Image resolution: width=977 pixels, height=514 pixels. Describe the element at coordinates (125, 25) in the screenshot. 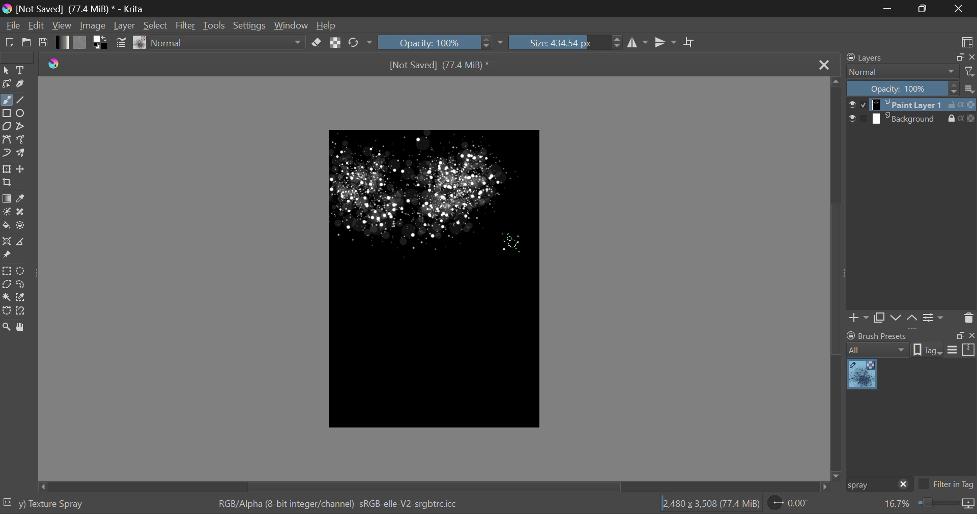

I see `Layer` at that location.